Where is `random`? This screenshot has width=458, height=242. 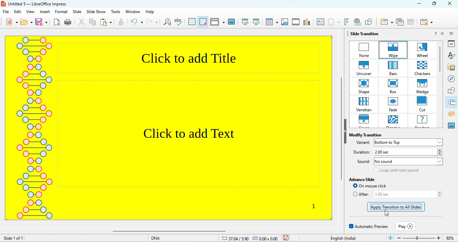
random is located at coordinates (423, 121).